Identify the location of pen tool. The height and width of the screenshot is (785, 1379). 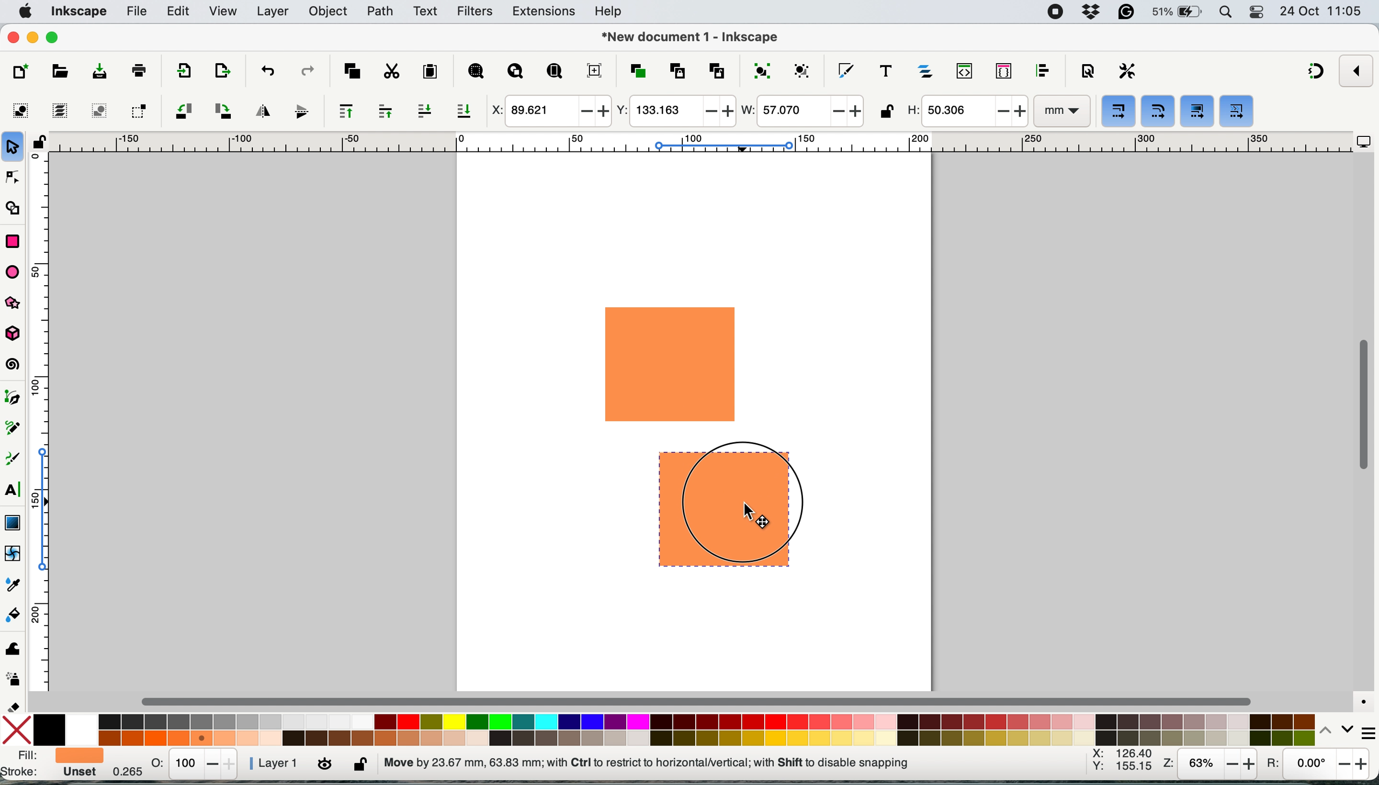
(15, 398).